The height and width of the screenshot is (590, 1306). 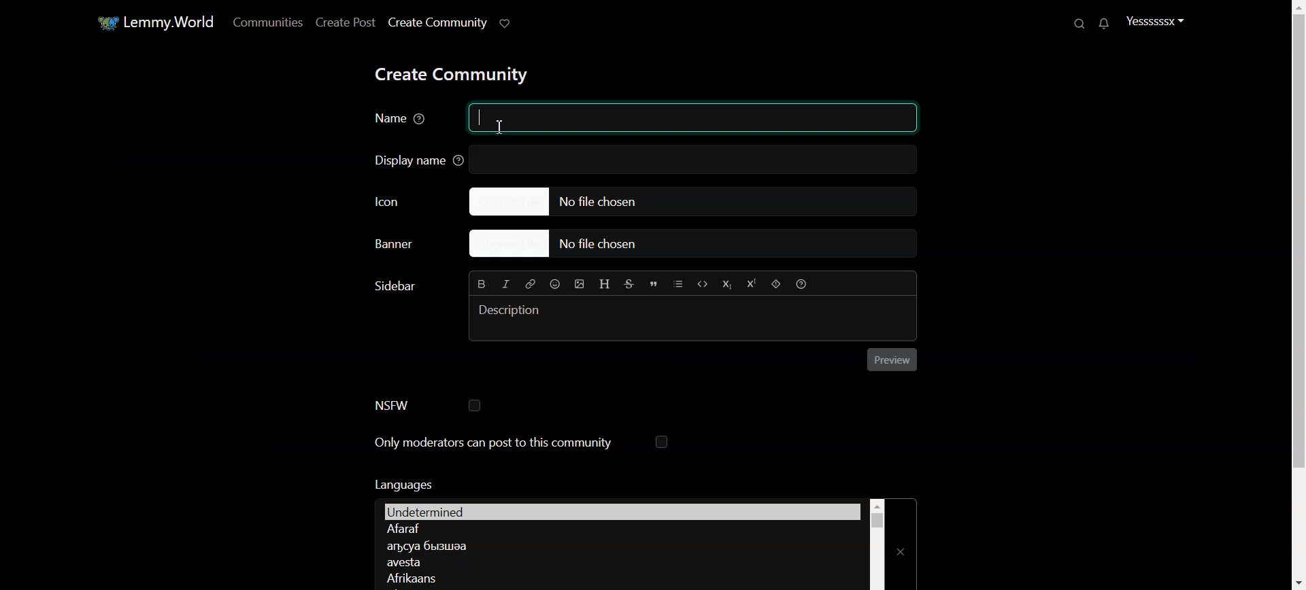 What do you see at coordinates (265, 22) in the screenshot?
I see `Communities` at bounding box center [265, 22].